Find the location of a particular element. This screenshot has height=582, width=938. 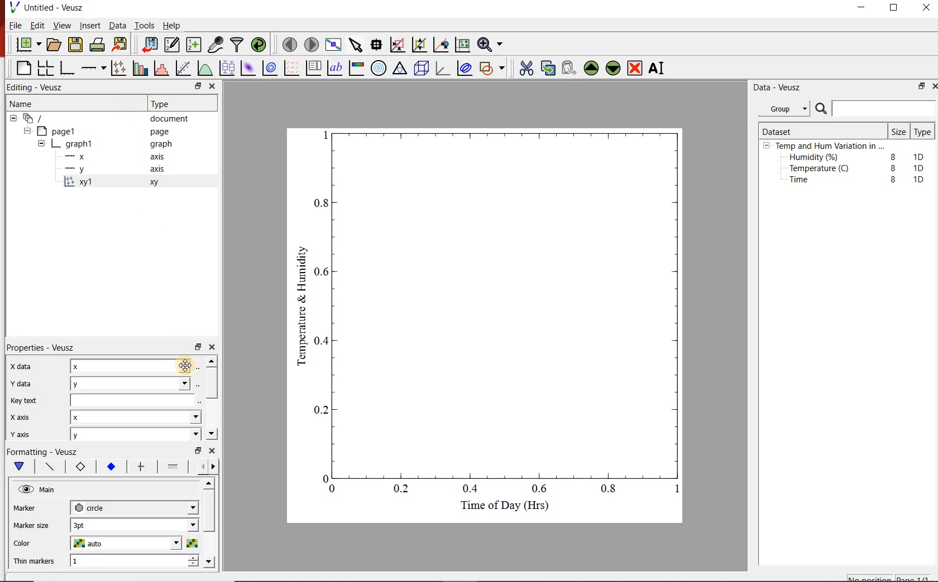

copy the selected widget is located at coordinates (548, 68).